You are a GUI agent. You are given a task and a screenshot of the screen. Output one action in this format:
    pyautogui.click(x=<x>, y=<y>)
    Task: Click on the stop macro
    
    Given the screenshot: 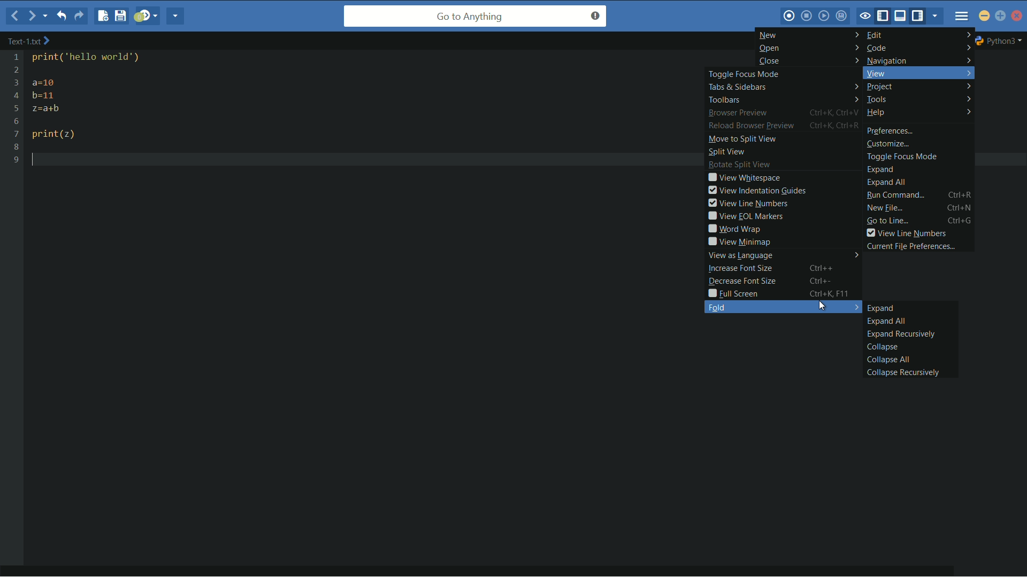 What is the action you would take?
    pyautogui.click(x=808, y=17)
    